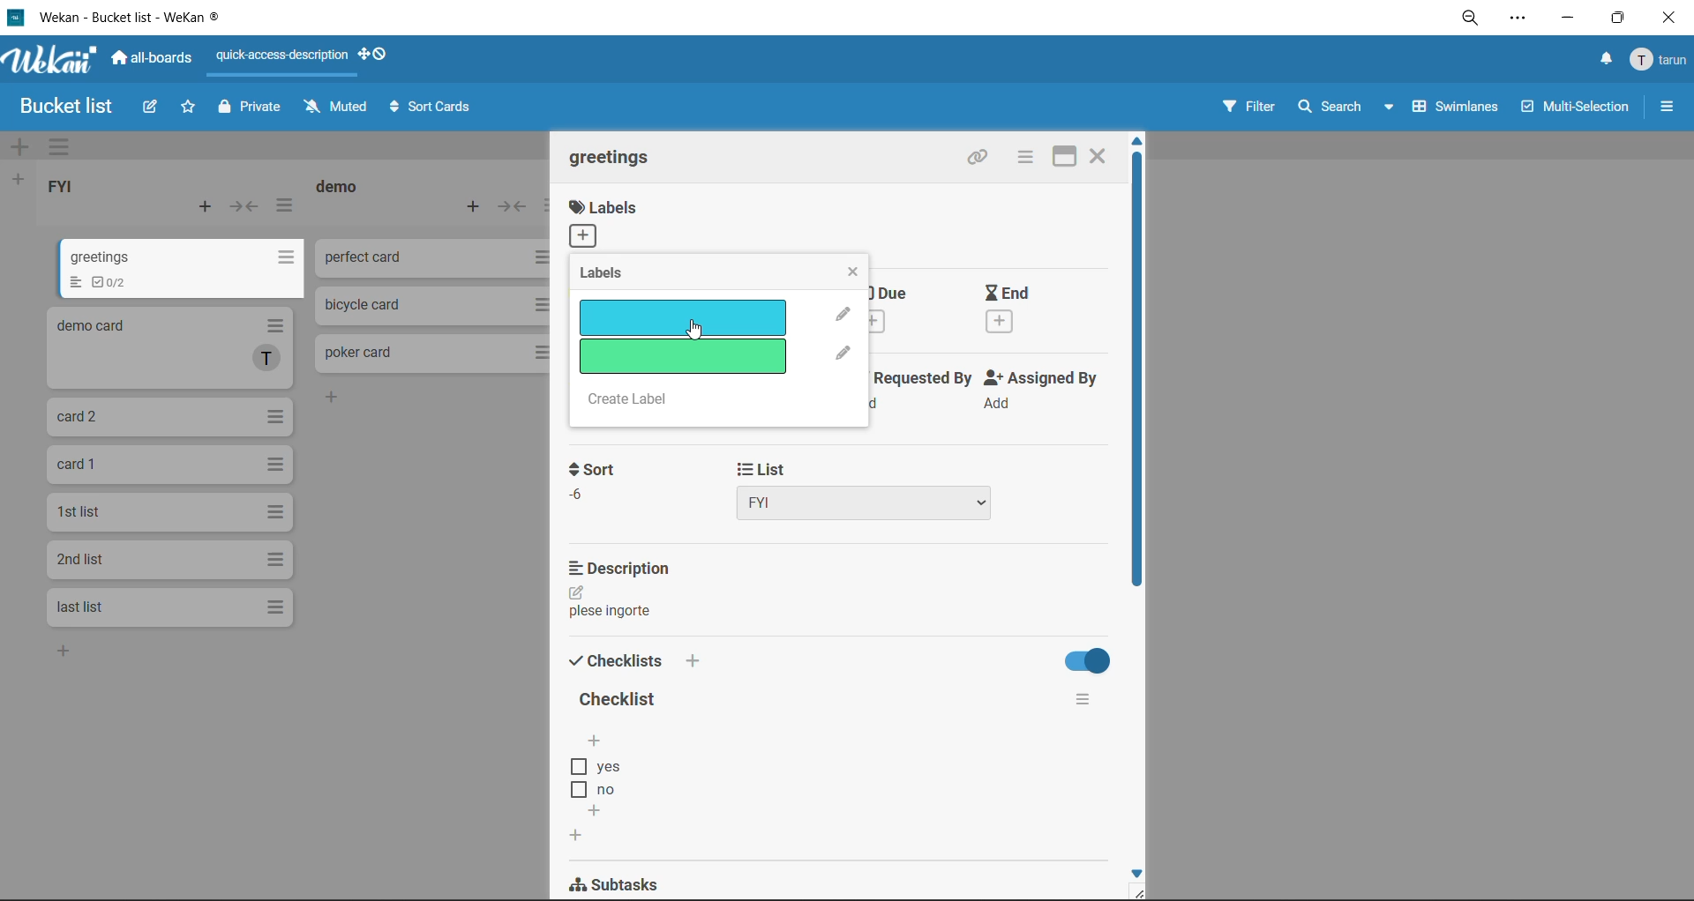 Image resolution: width=1694 pixels, height=901 pixels. Describe the element at coordinates (1661, 58) in the screenshot. I see `menu` at that location.